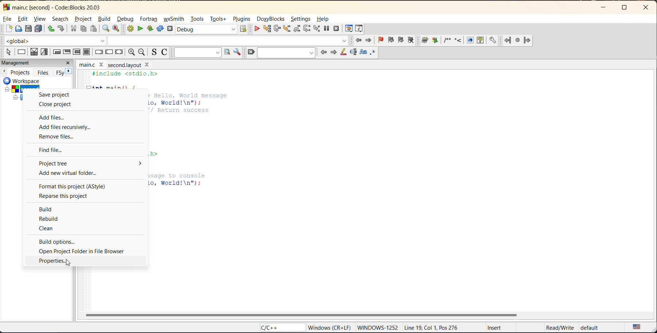 This screenshot has width=657, height=333. What do you see at coordinates (301, 20) in the screenshot?
I see `settings` at bounding box center [301, 20].